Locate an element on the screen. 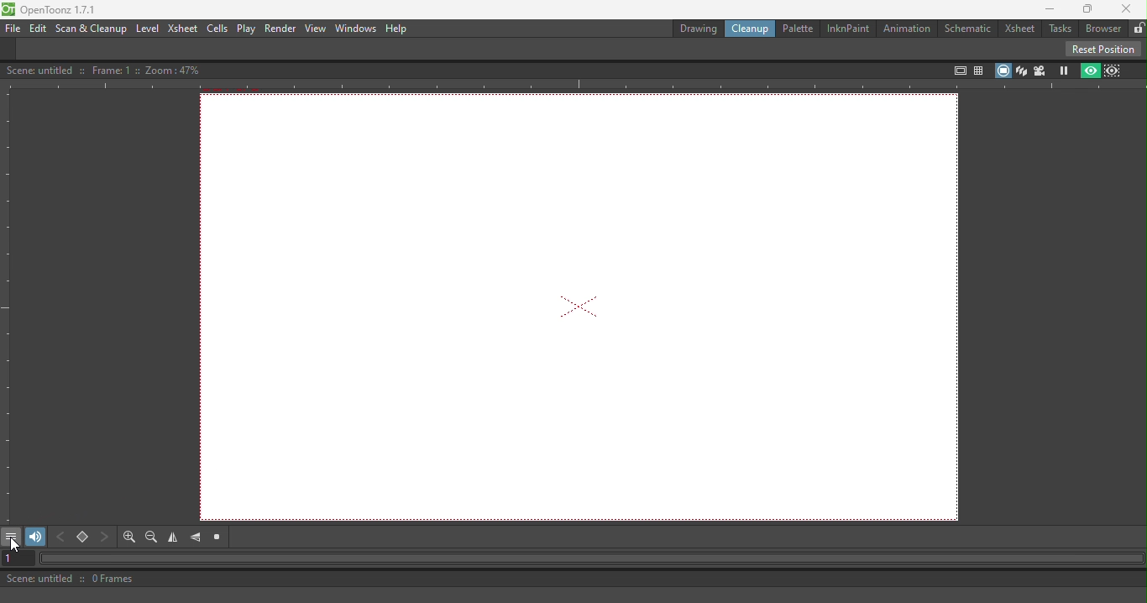  Scan & Cleanup is located at coordinates (92, 29).